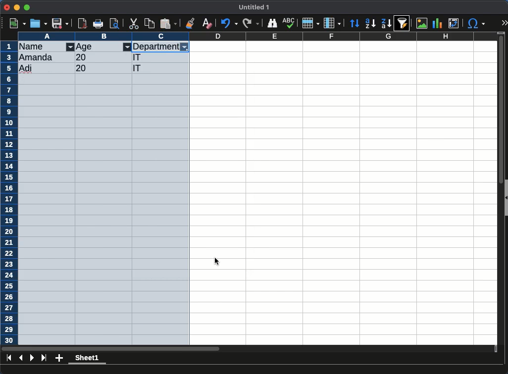 This screenshot has height=374, width=508. Describe the element at coordinates (191, 23) in the screenshot. I see `clone formatting` at that location.